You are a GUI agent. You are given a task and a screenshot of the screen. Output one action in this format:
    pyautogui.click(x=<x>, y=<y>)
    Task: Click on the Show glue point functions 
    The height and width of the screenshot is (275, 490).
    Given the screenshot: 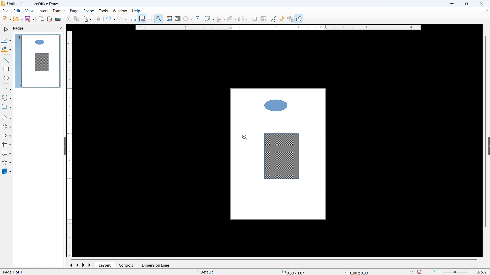 What is the action you would take?
    pyautogui.click(x=282, y=19)
    